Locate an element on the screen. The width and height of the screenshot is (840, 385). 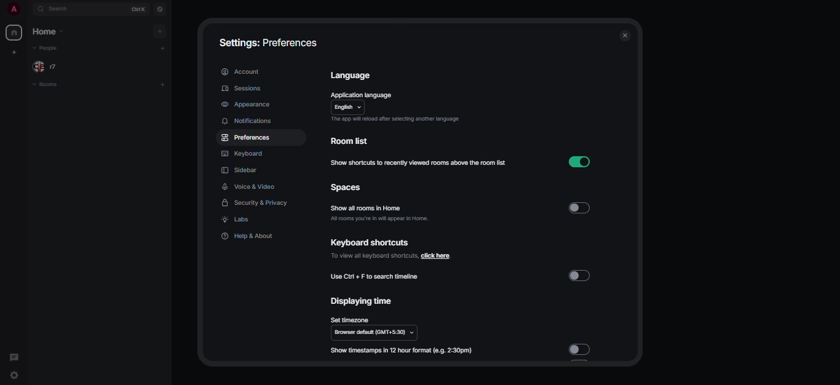
keyboard shortcuts is located at coordinates (370, 242).